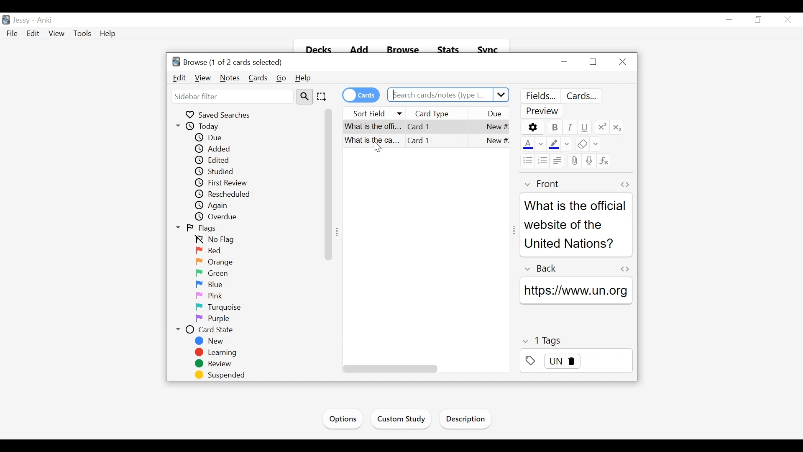 This screenshot has height=452, width=803. Describe the element at coordinates (225, 182) in the screenshot. I see `First Review` at that location.